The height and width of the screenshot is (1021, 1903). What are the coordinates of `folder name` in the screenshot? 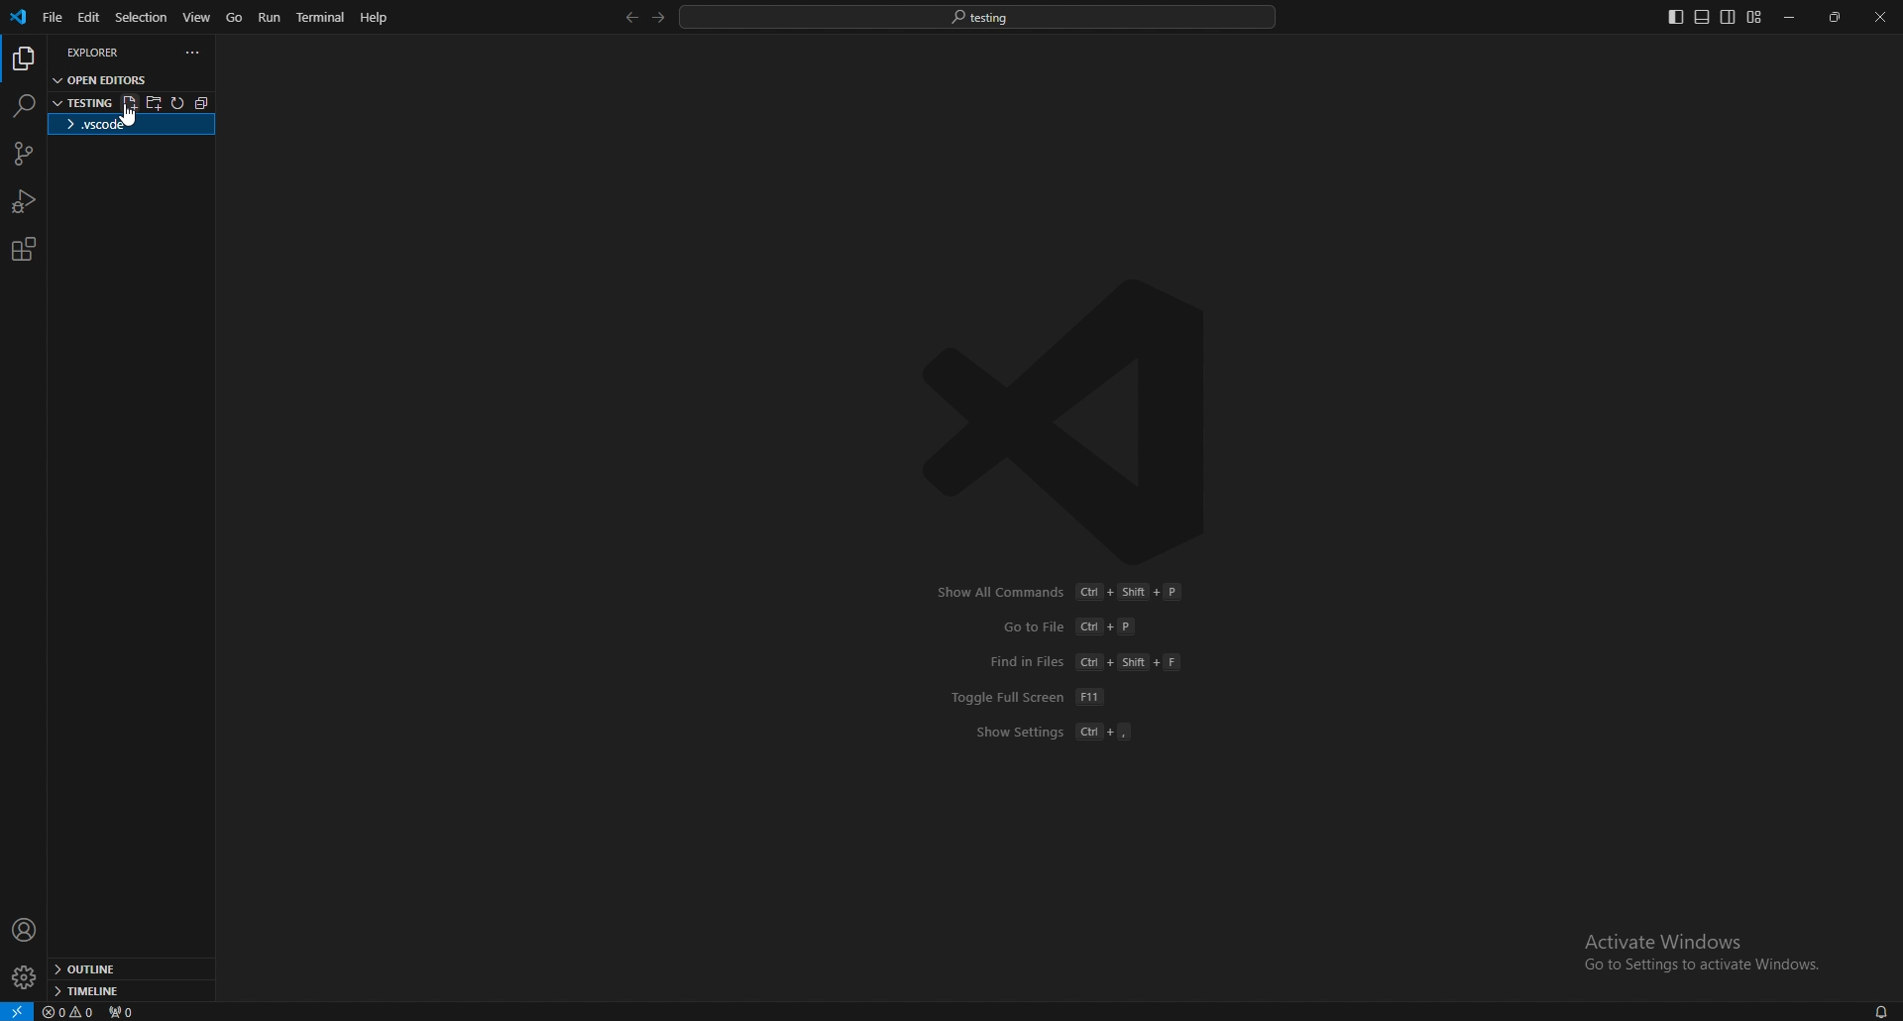 It's located at (82, 101).